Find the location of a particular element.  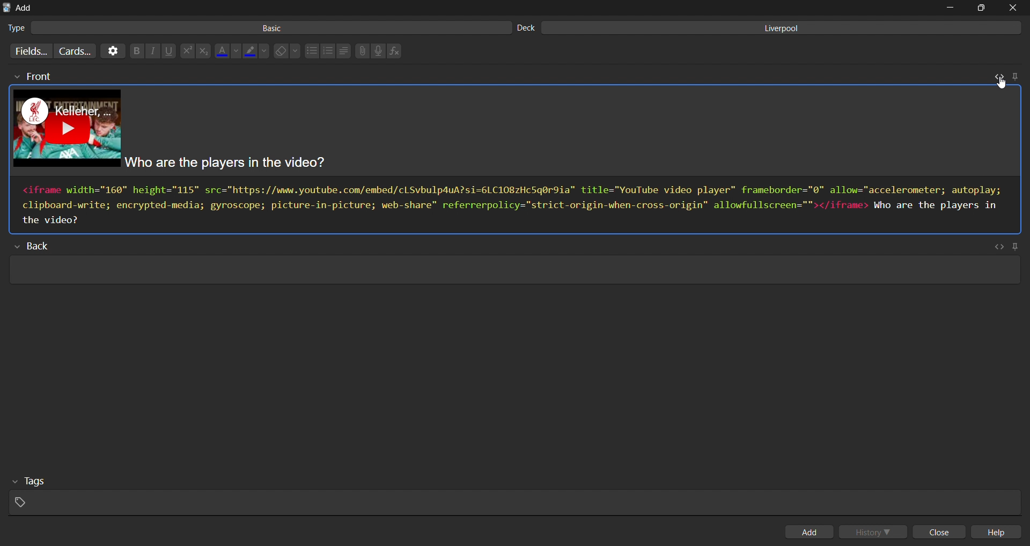

bold is located at coordinates (135, 51).